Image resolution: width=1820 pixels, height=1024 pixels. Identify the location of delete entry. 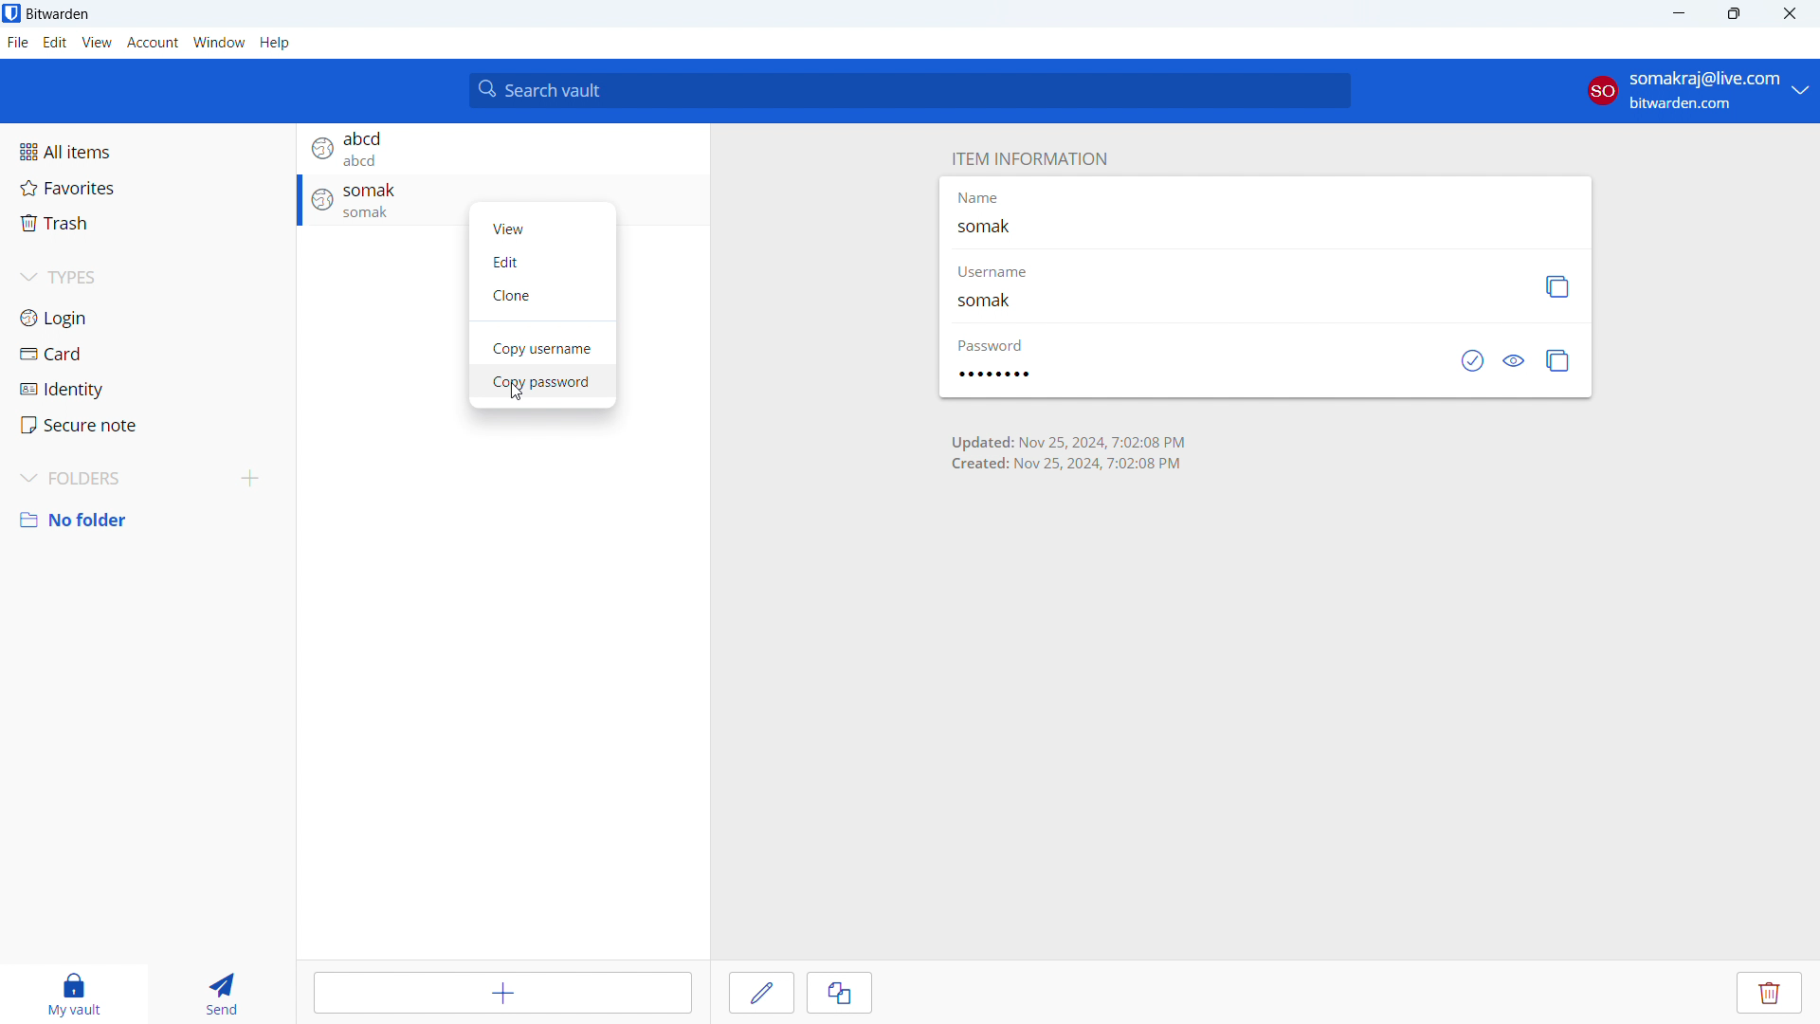
(1769, 992).